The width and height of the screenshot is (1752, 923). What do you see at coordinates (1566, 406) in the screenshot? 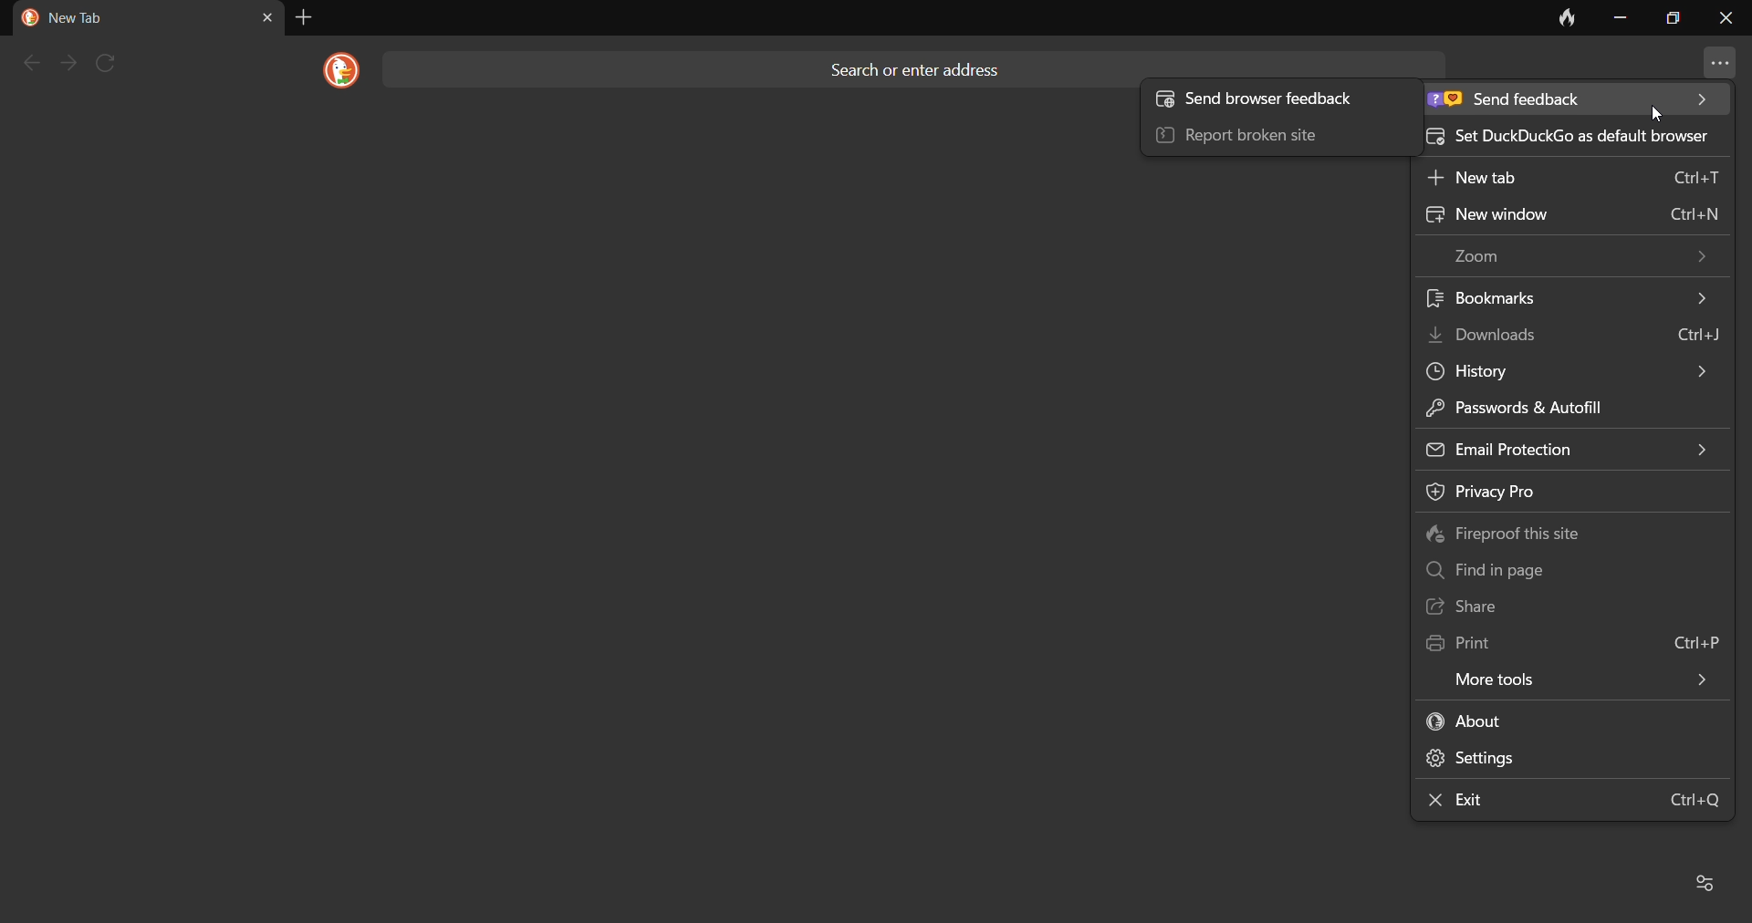
I see `passwords & autofill` at bounding box center [1566, 406].